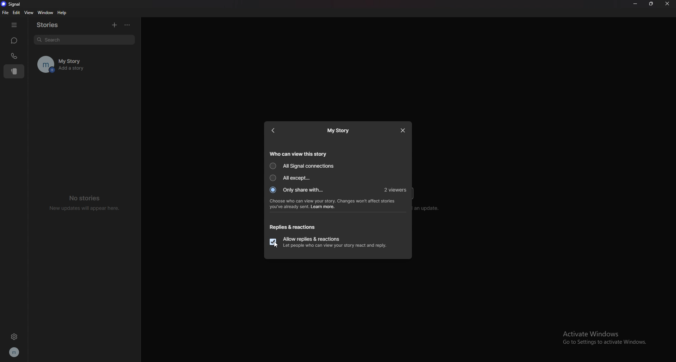 The image size is (676, 362). What do you see at coordinates (114, 25) in the screenshot?
I see `add story` at bounding box center [114, 25].